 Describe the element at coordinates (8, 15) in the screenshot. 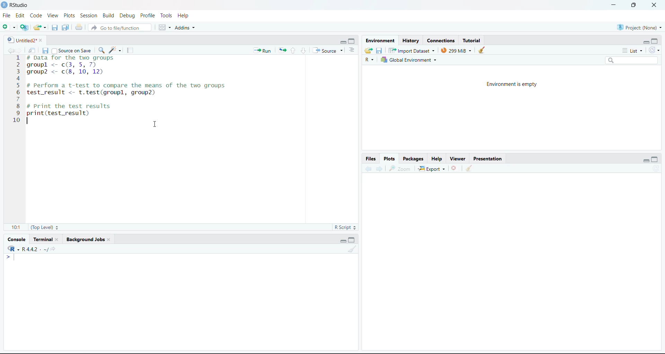

I see `File` at that location.